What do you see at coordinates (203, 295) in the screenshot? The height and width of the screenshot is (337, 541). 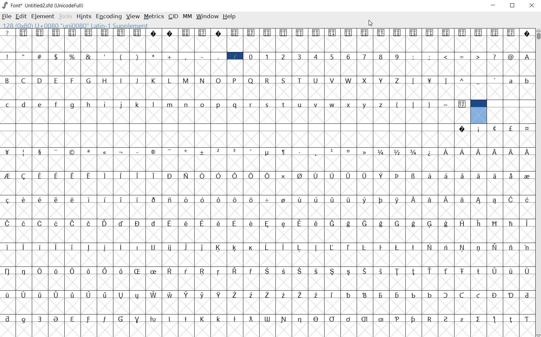 I see `Symbol` at bounding box center [203, 295].